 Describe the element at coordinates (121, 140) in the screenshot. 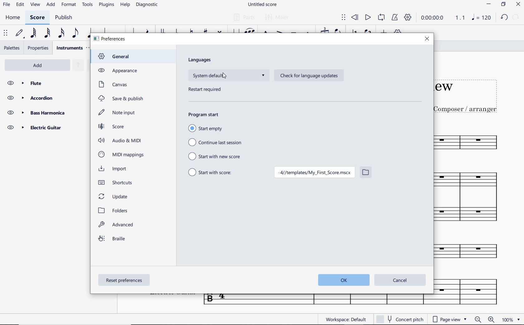

I see `audio & MIDI` at that location.